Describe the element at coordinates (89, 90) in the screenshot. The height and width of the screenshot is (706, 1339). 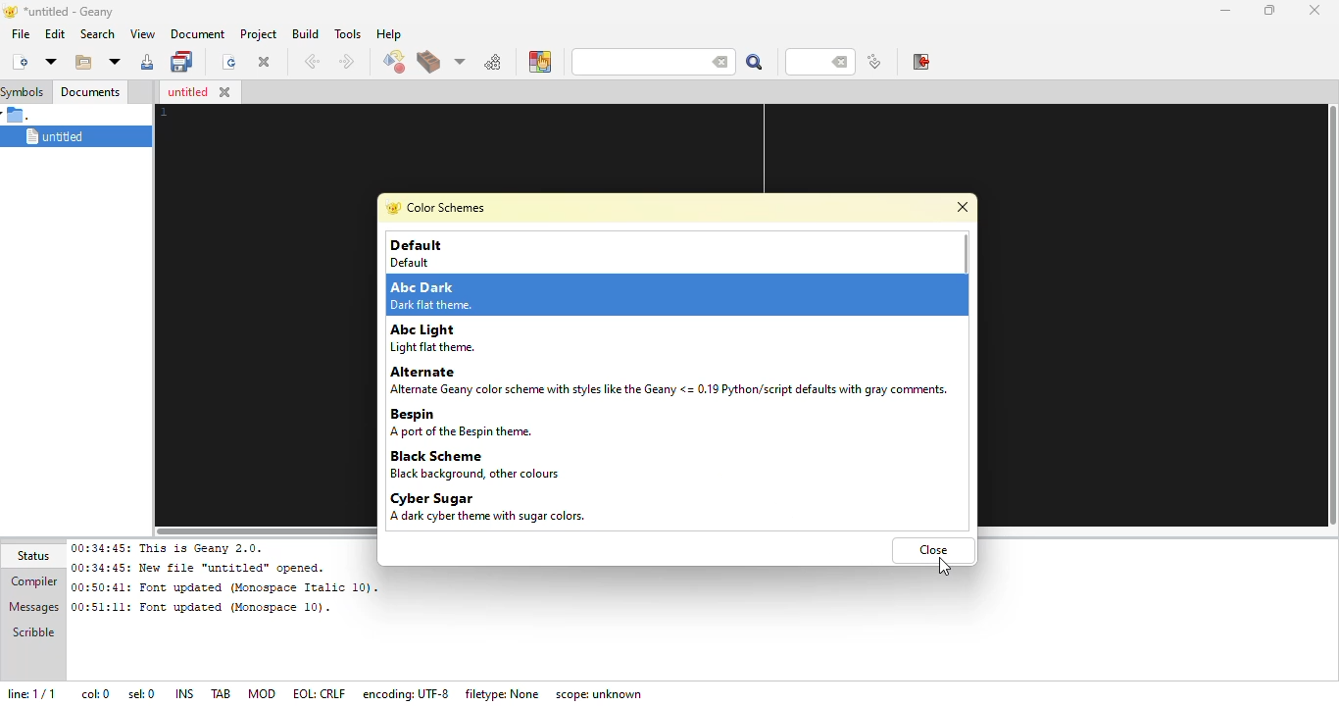
I see `documents` at that location.